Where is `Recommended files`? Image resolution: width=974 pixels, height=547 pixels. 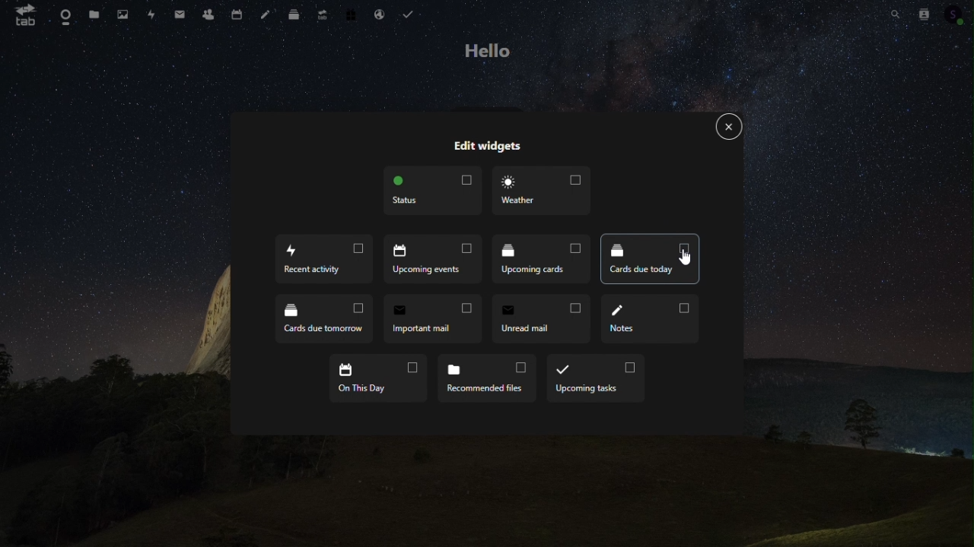 Recommended files is located at coordinates (488, 380).